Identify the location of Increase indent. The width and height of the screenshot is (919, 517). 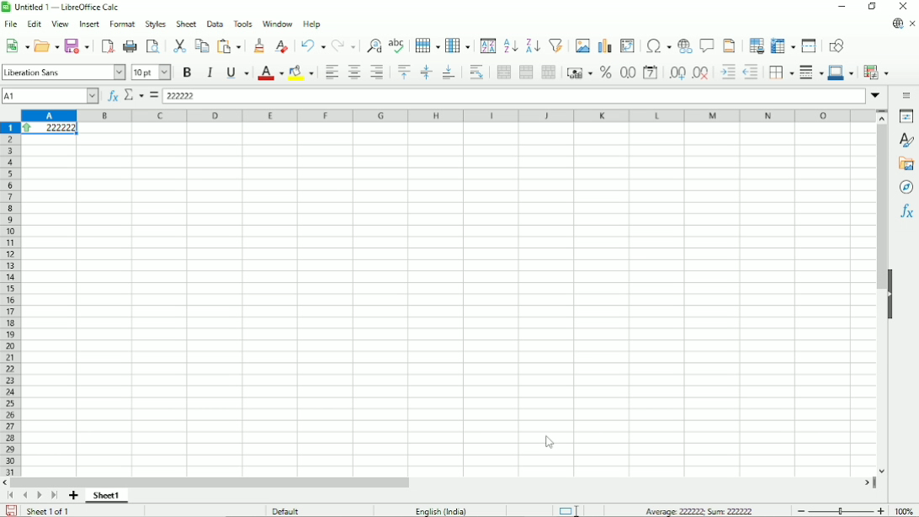
(727, 72).